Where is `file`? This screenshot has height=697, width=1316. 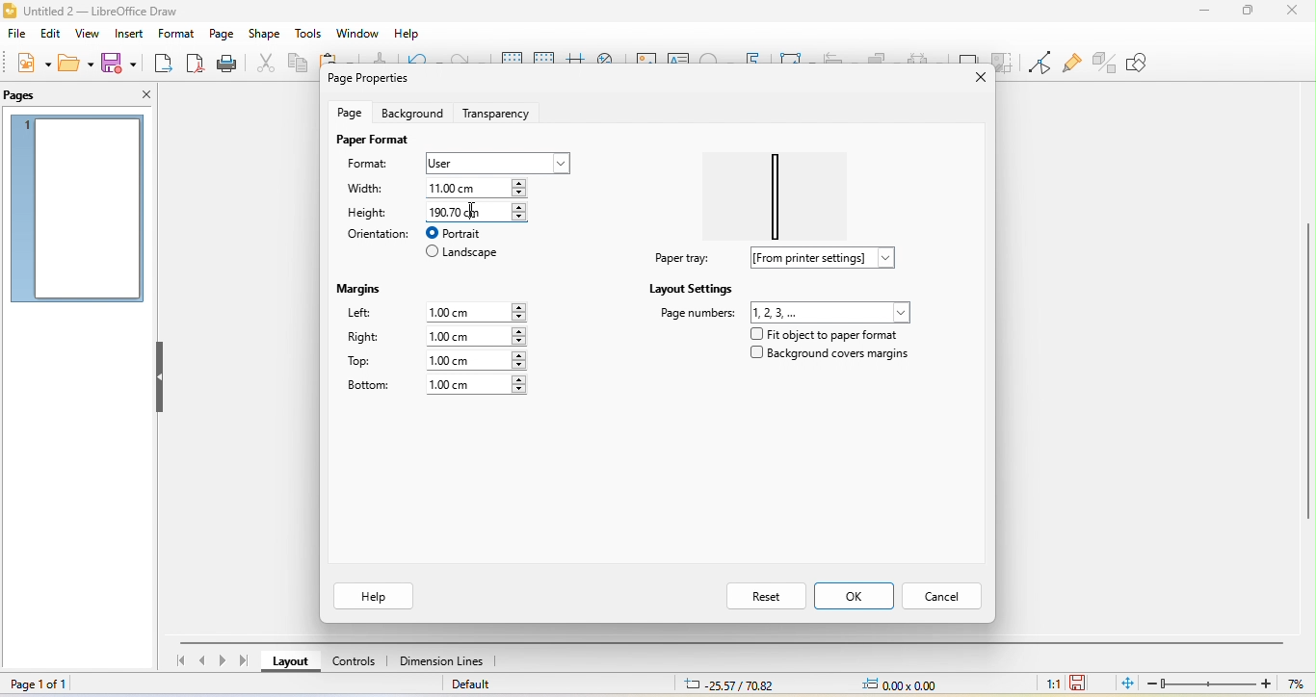 file is located at coordinates (16, 36).